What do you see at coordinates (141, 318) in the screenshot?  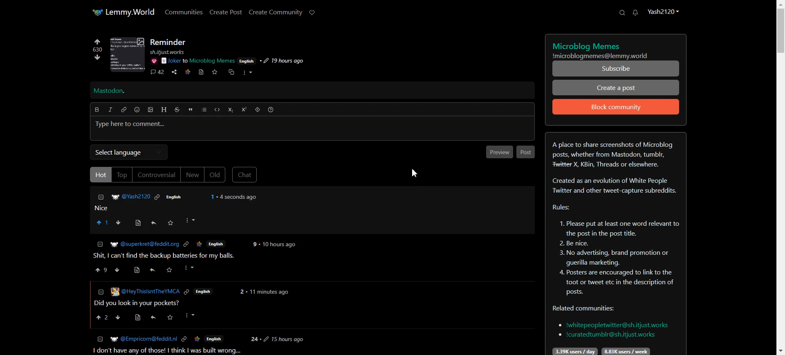 I see `` at bounding box center [141, 318].